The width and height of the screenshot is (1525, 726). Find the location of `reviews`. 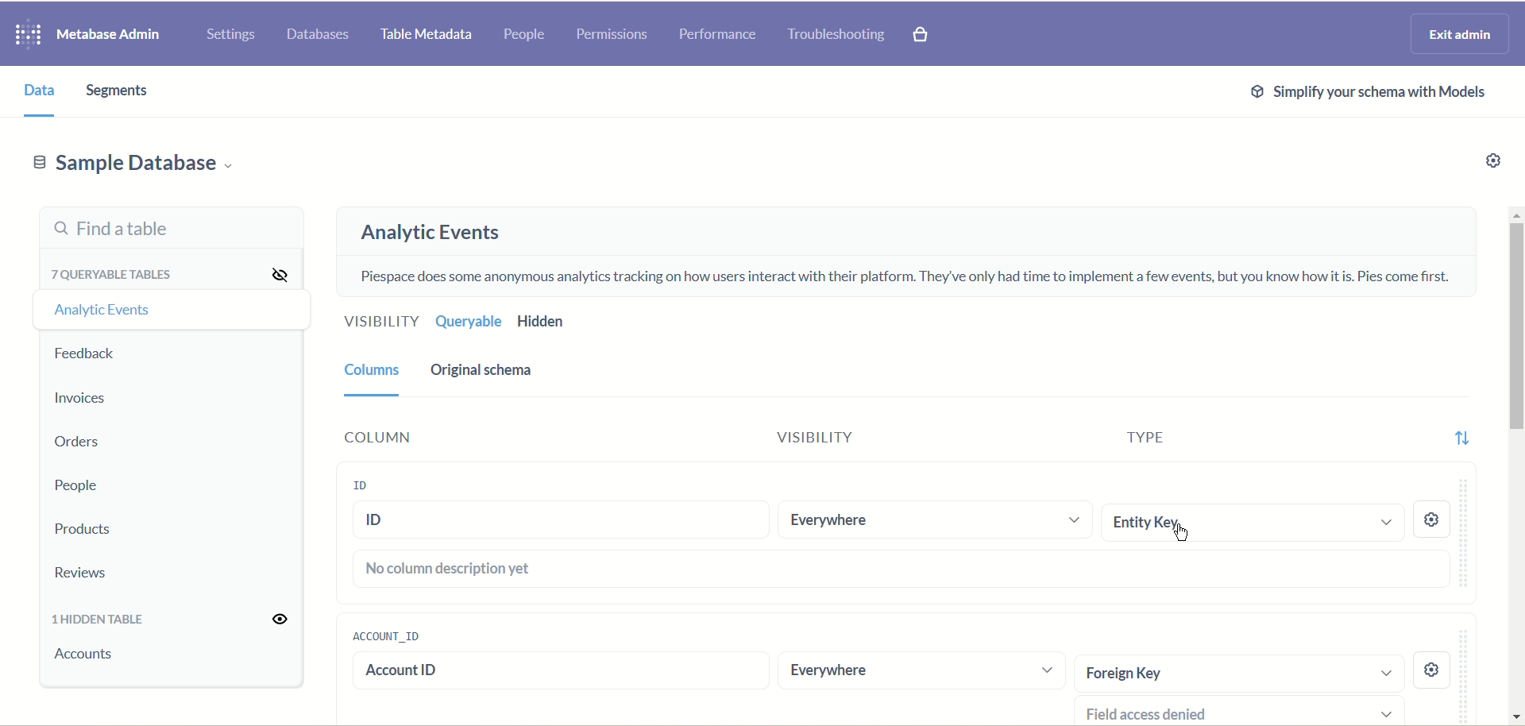

reviews is located at coordinates (85, 573).